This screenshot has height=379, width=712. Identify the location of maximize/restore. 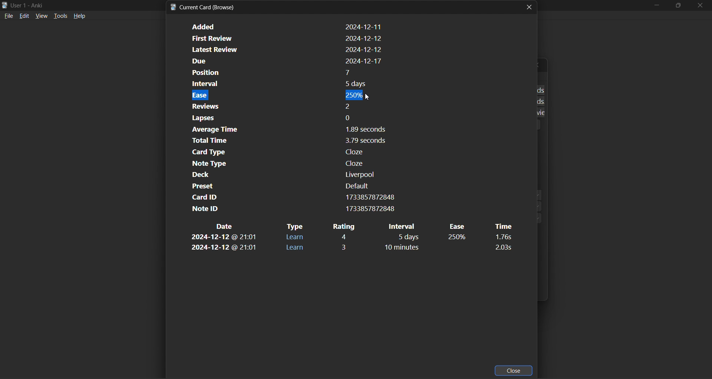
(677, 5).